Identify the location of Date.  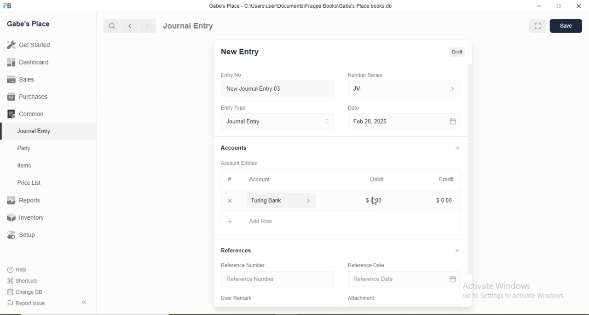
(353, 107).